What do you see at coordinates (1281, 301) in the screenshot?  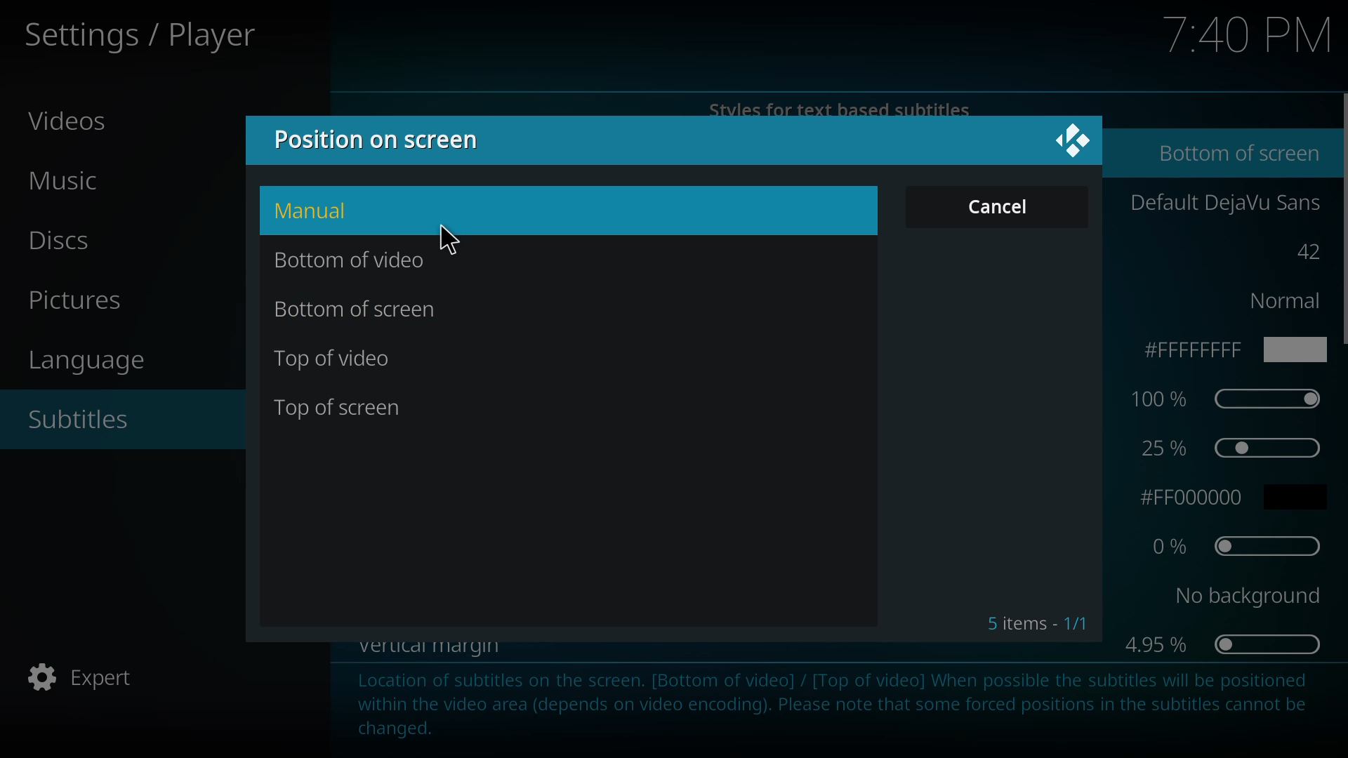 I see `normal` at bounding box center [1281, 301].